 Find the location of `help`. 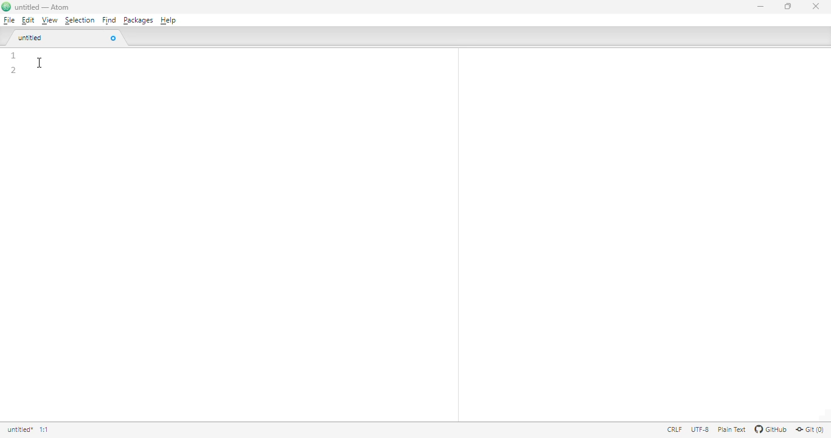

help is located at coordinates (168, 21).